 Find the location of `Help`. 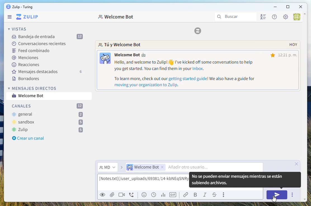

Help is located at coordinates (274, 17).